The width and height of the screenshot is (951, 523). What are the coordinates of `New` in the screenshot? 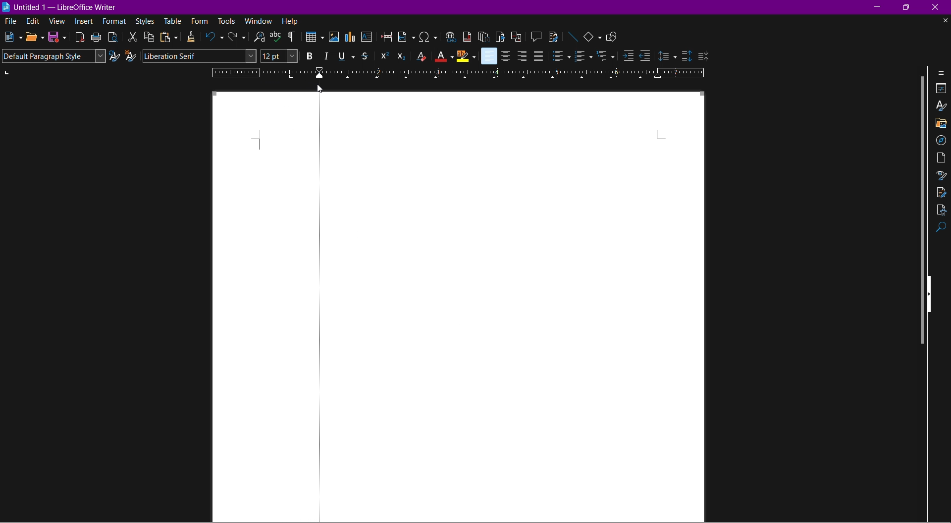 It's located at (11, 37).